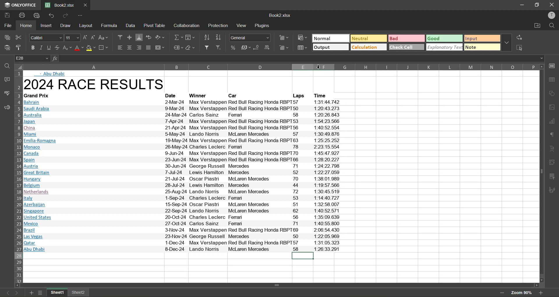 The width and height of the screenshot is (559, 297). I want to click on insert, so click(45, 26).